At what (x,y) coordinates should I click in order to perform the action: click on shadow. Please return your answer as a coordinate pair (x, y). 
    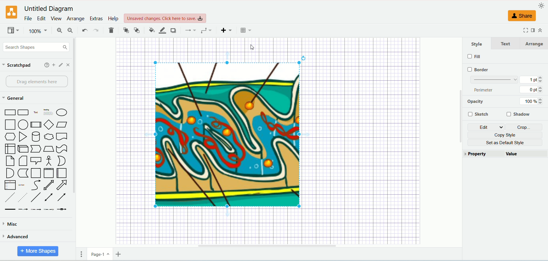
    Looking at the image, I should click on (518, 115).